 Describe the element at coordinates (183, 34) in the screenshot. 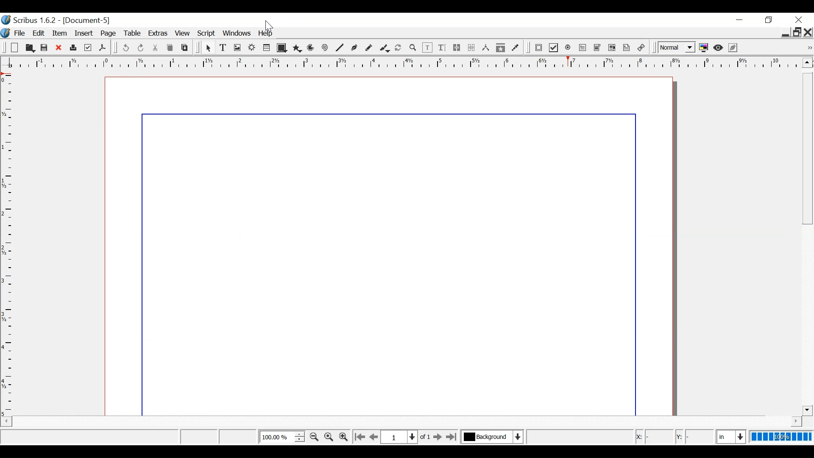

I see `View` at that location.